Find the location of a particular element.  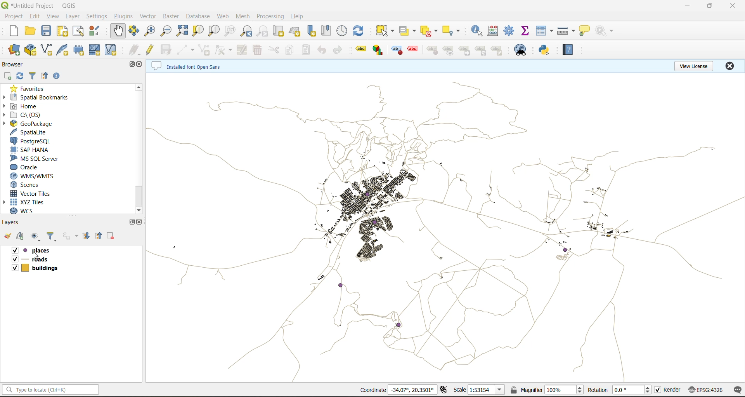

redo is located at coordinates (340, 50).